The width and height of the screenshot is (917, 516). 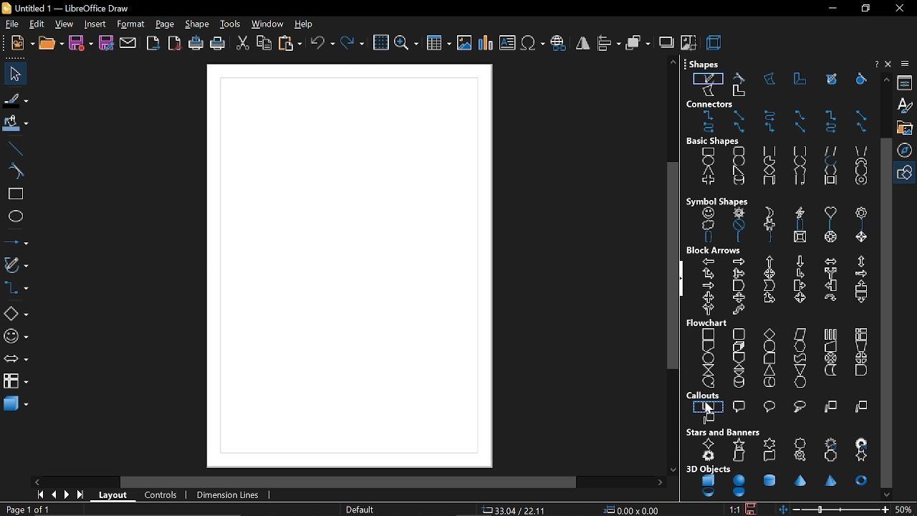 What do you see at coordinates (830, 227) in the screenshot?
I see `left bracket` at bounding box center [830, 227].